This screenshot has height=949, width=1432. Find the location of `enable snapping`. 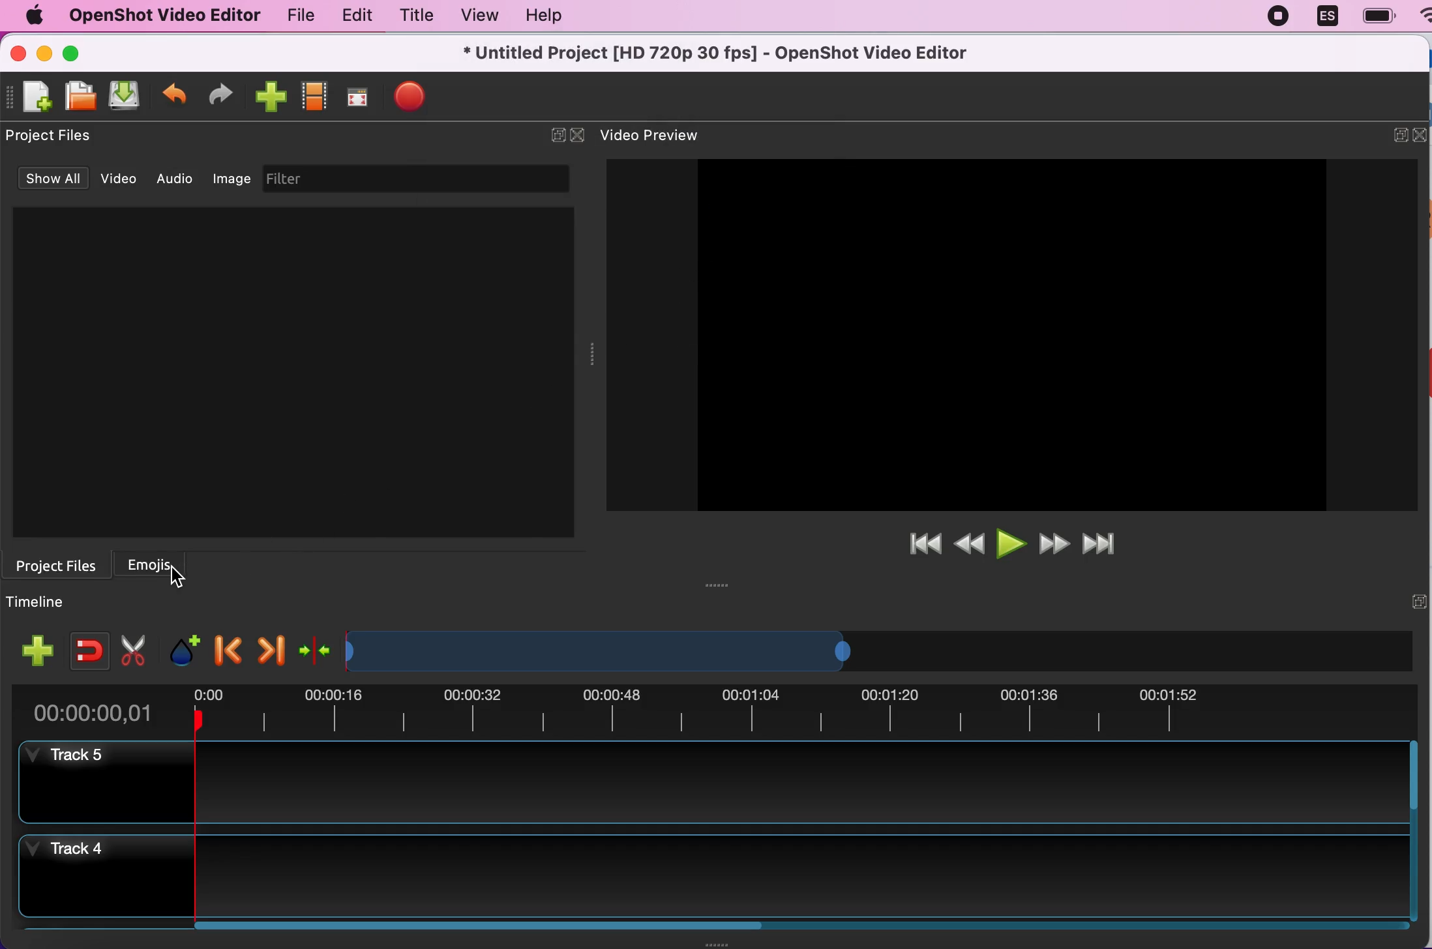

enable snapping is located at coordinates (85, 646).